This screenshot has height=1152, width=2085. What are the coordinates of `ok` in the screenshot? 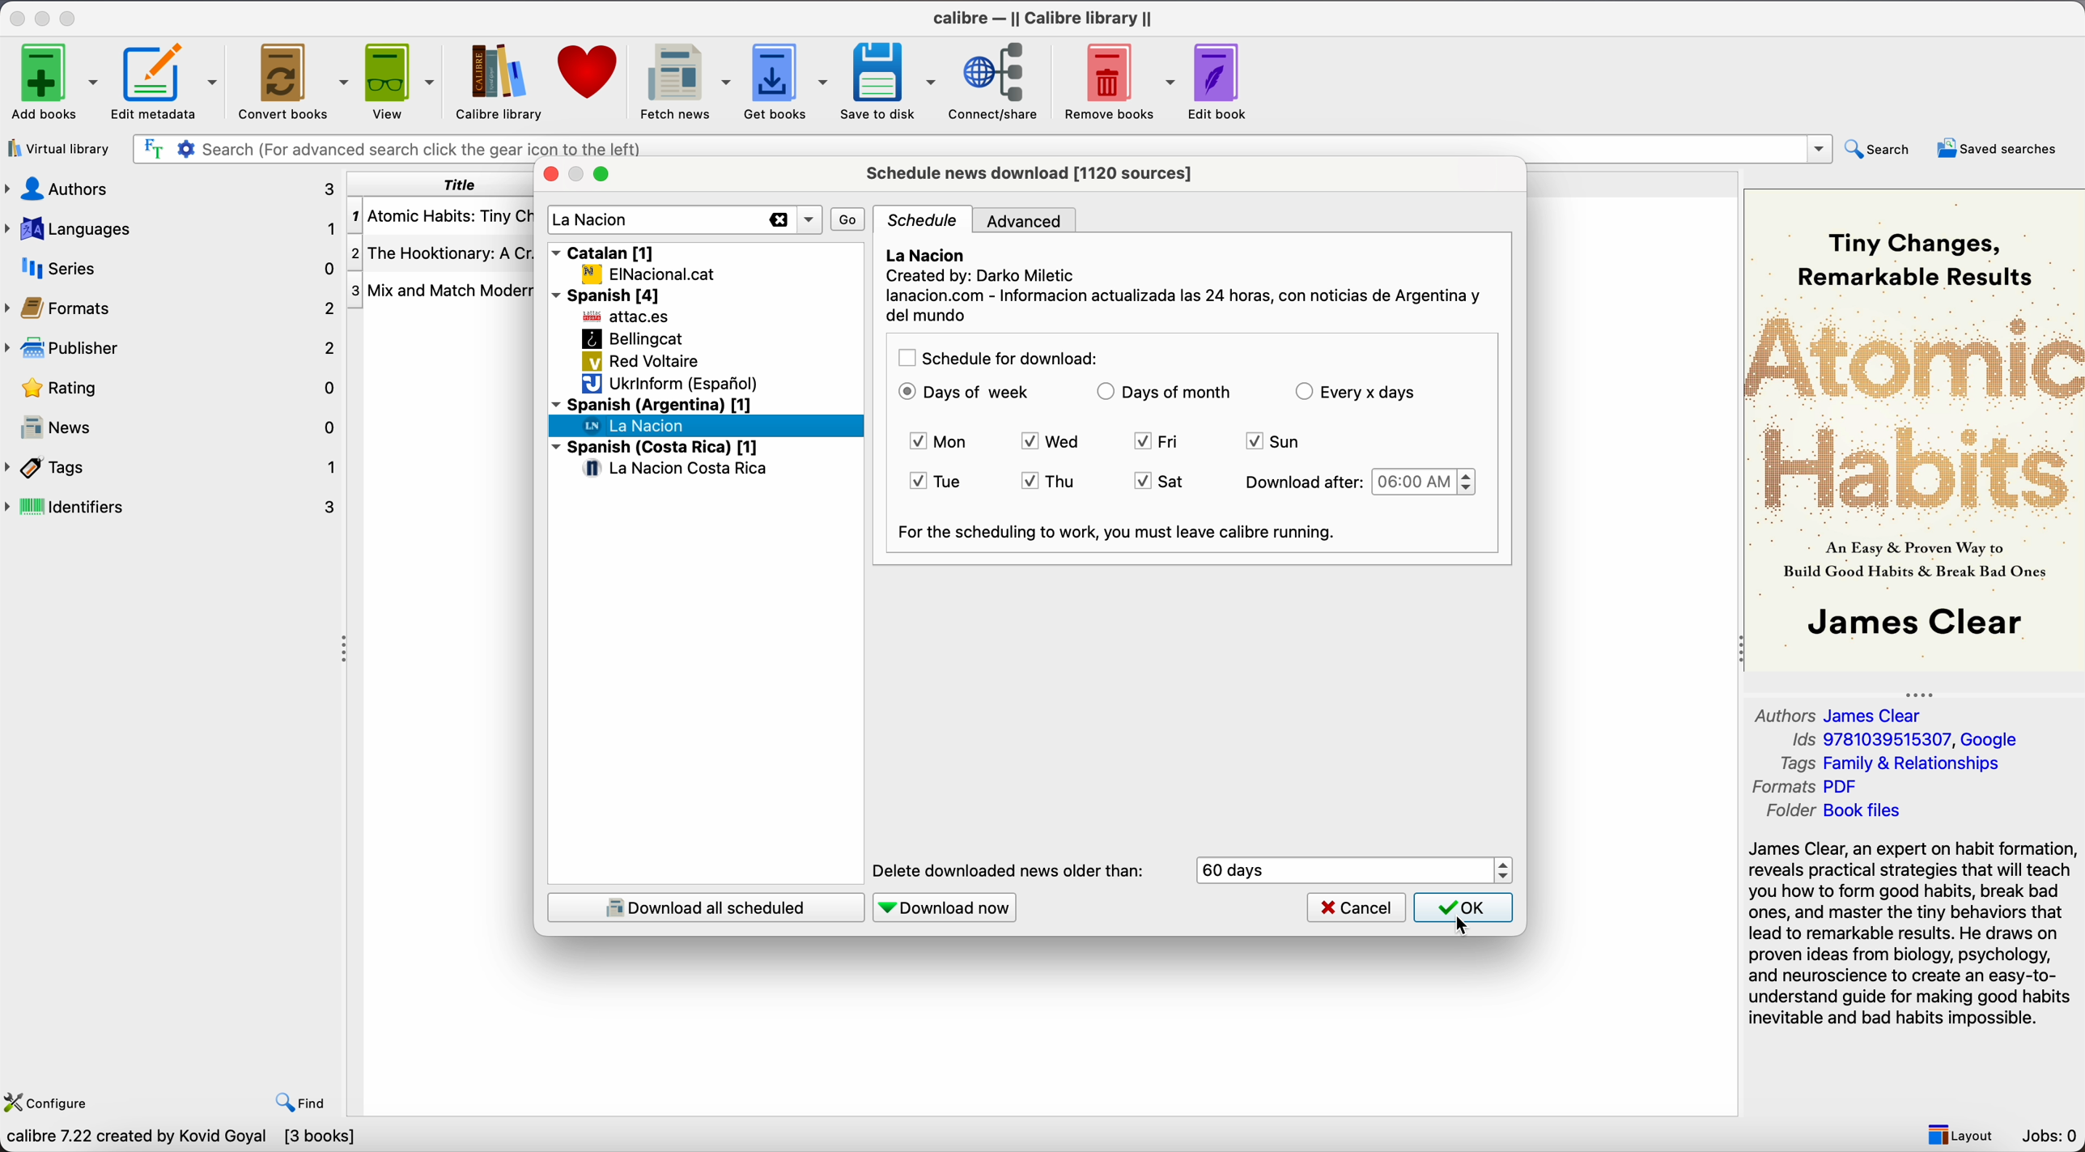 It's located at (1467, 909).